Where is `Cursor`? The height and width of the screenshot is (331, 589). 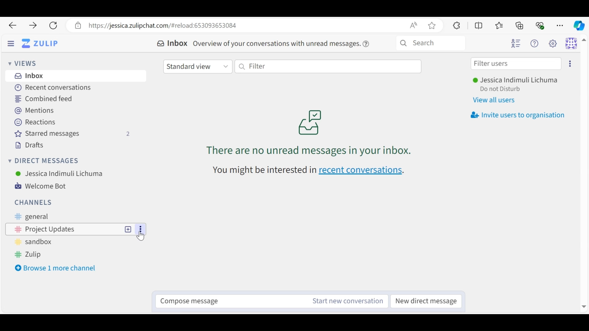
Cursor is located at coordinates (141, 235).